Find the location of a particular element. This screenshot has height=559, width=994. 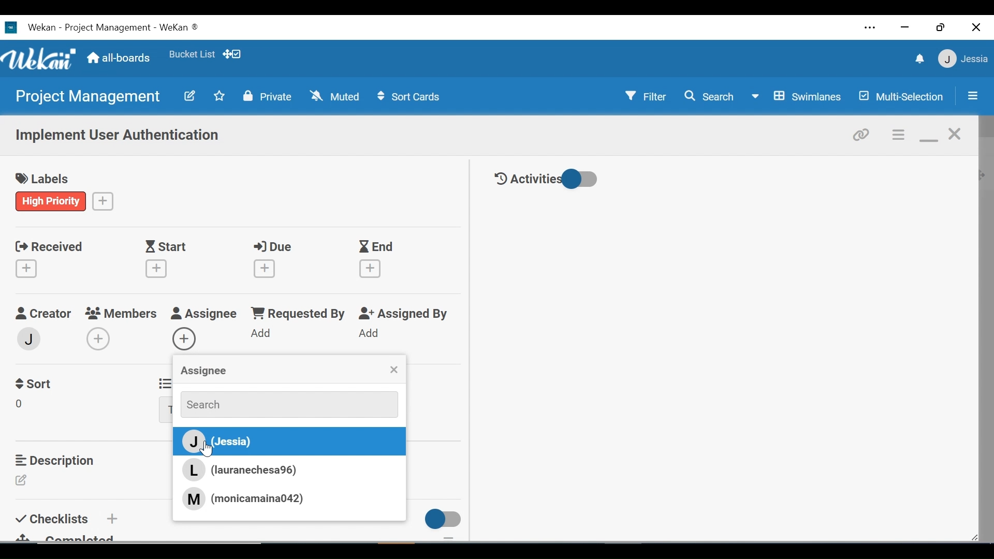

List is located at coordinates (163, 382).